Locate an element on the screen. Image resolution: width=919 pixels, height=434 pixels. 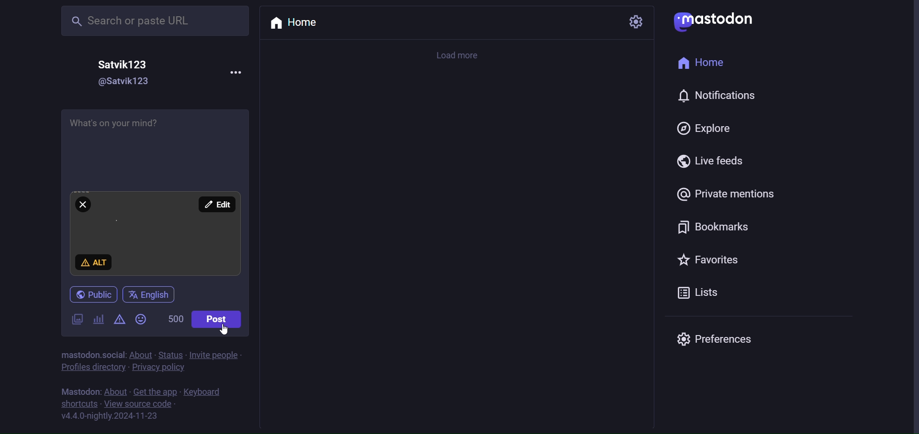
status is located at coordinates (170, 355).